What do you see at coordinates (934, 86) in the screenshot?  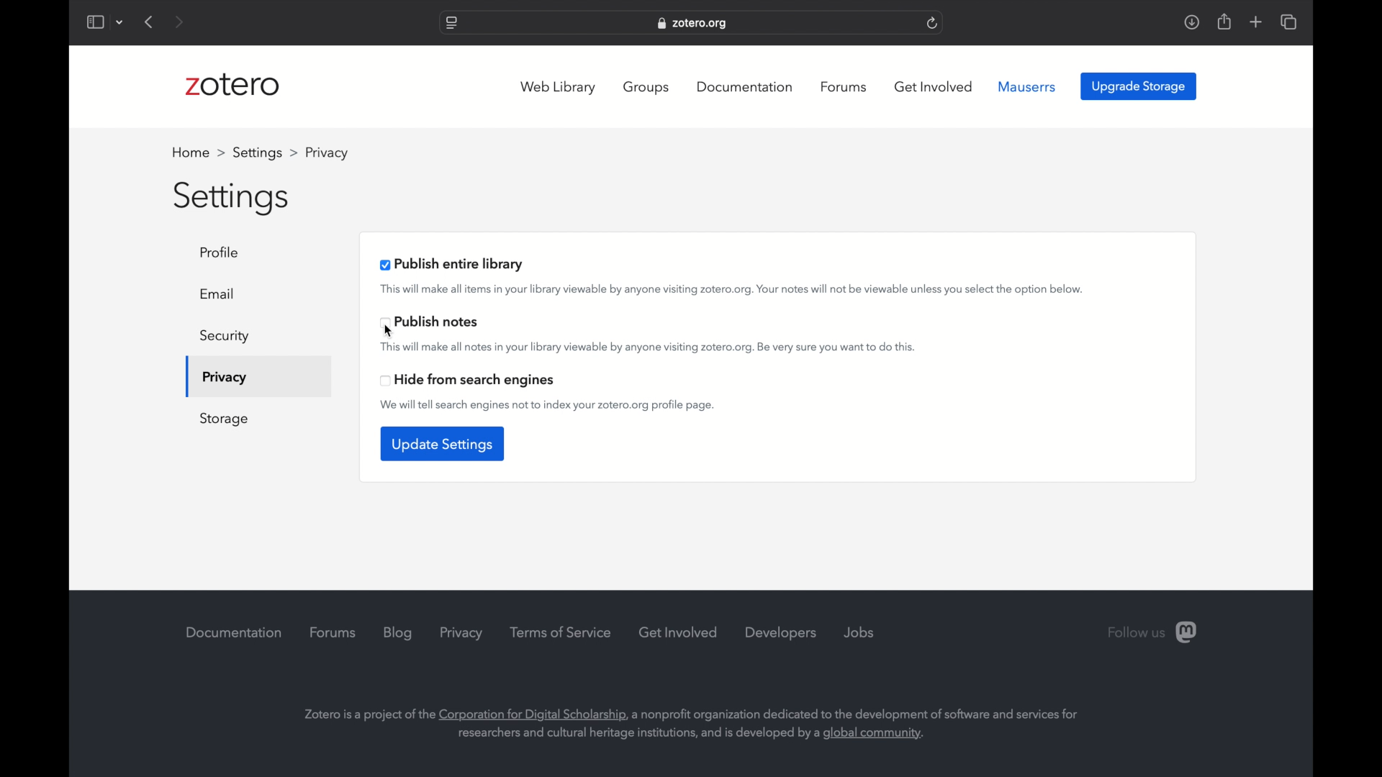 I see `get involved` at bounding box center [934, 86].